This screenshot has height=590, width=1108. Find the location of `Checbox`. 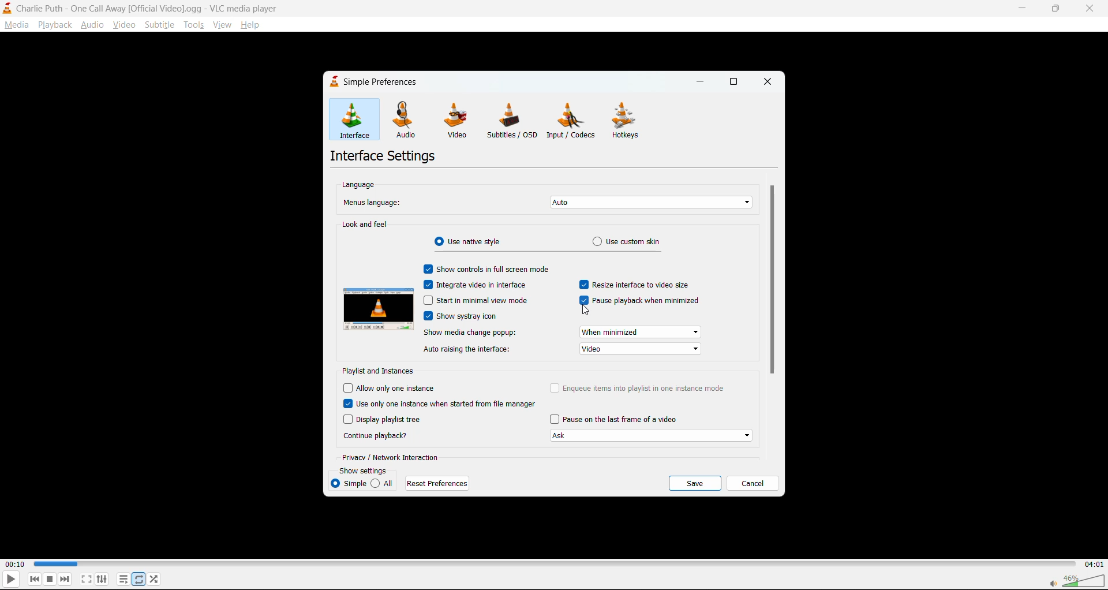

Checbox is located at coordinates (553, 419).